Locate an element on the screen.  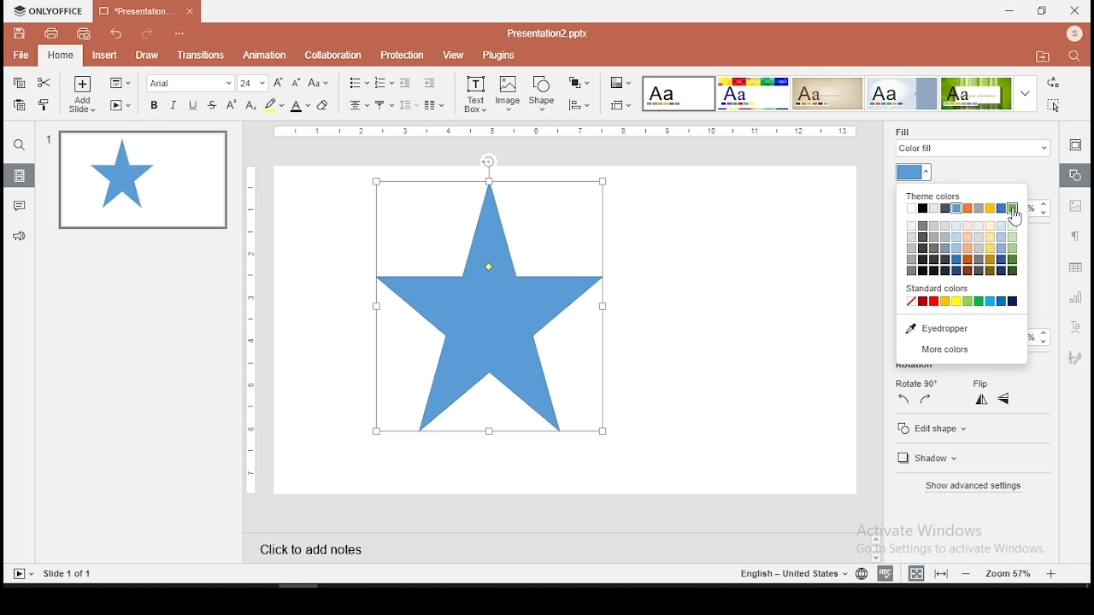
text art tool is located at coordinates (1073, 329).